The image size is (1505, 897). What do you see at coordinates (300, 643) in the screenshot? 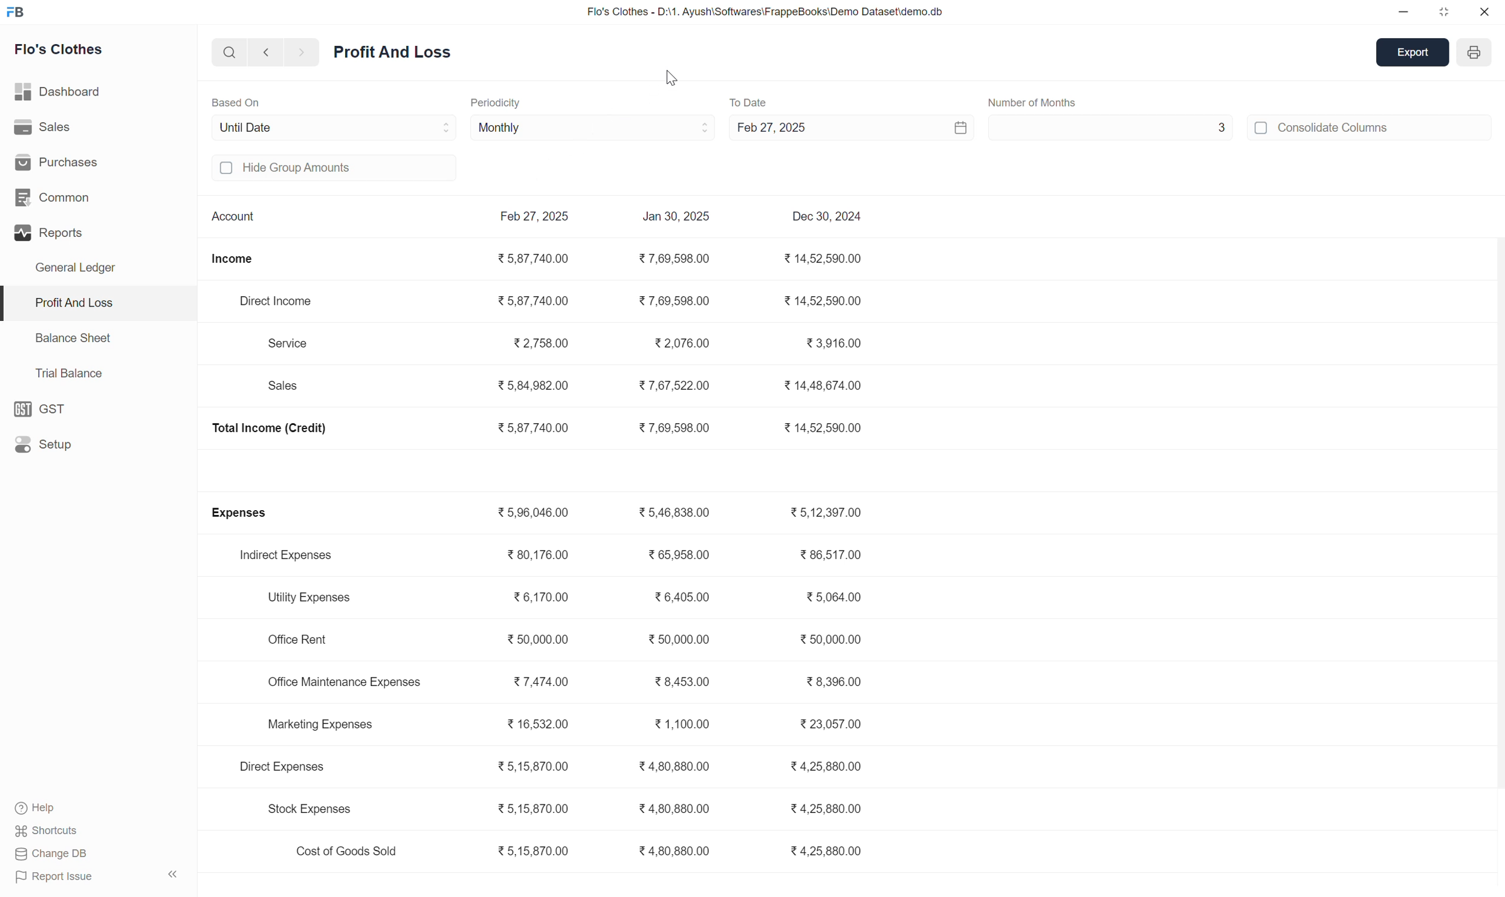
I see `Office Rent` at bounding box center [300, 643].